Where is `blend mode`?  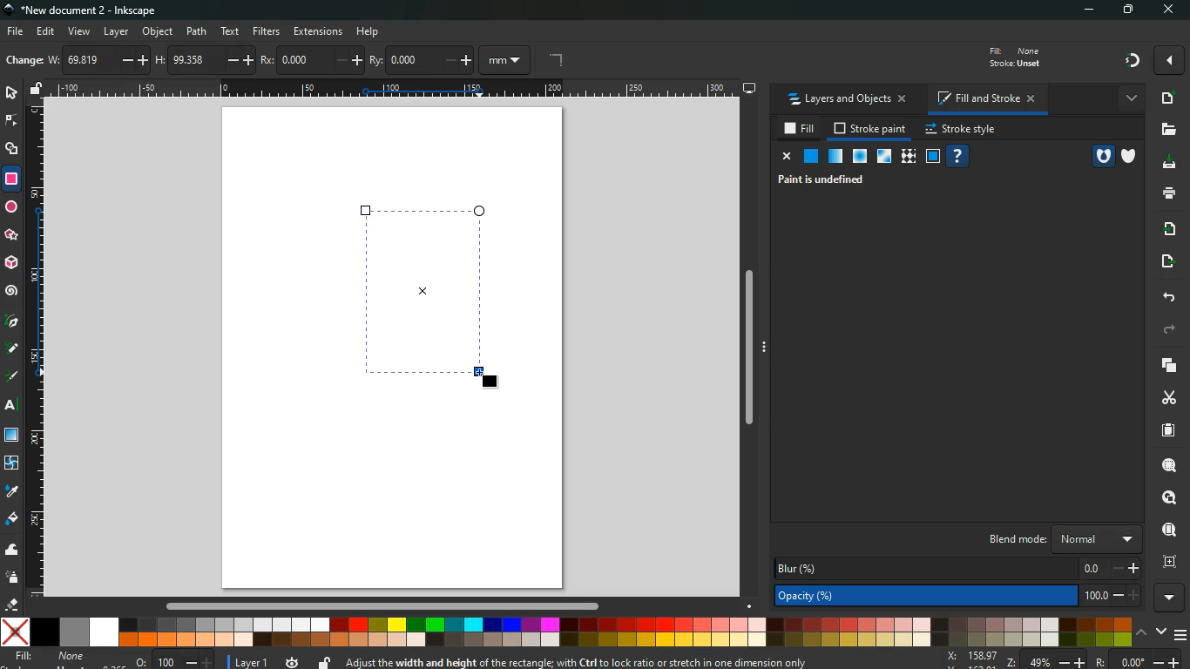
blend mode is located at coordinates (1056, 539).